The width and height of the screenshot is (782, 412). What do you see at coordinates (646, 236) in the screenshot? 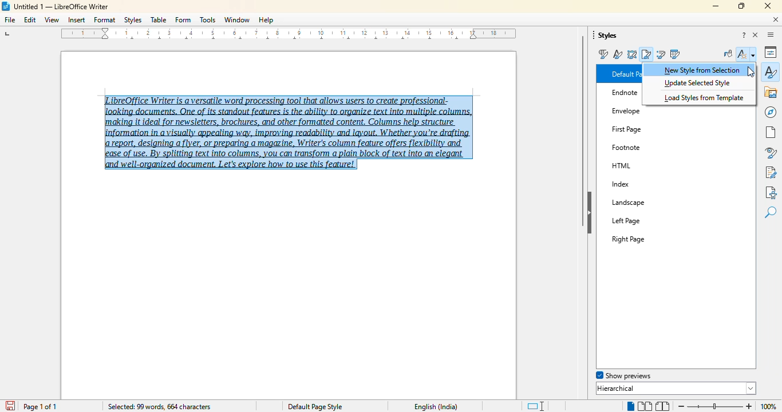
I see `Right Page` at bounding box center [646, 236].